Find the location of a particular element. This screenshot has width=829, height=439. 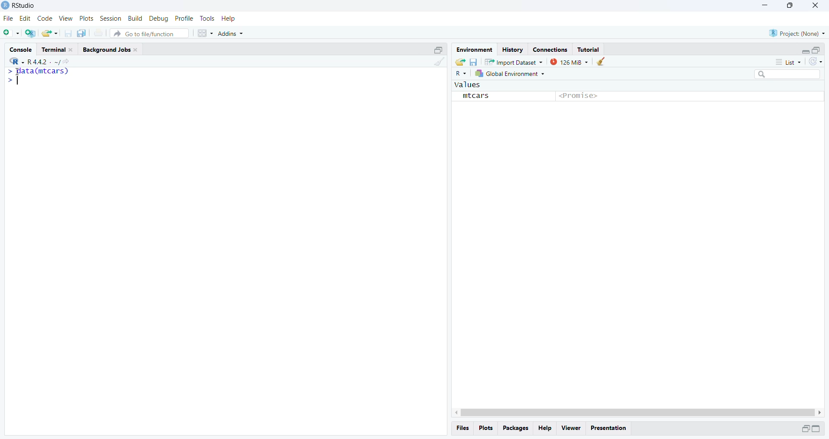

clear console is located at coordinates (438, 61).